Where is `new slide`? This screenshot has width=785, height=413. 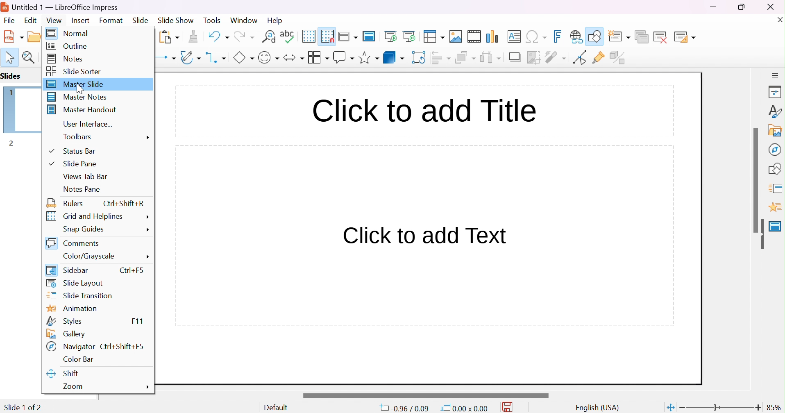 new slide is located at coordinates (621, 35).